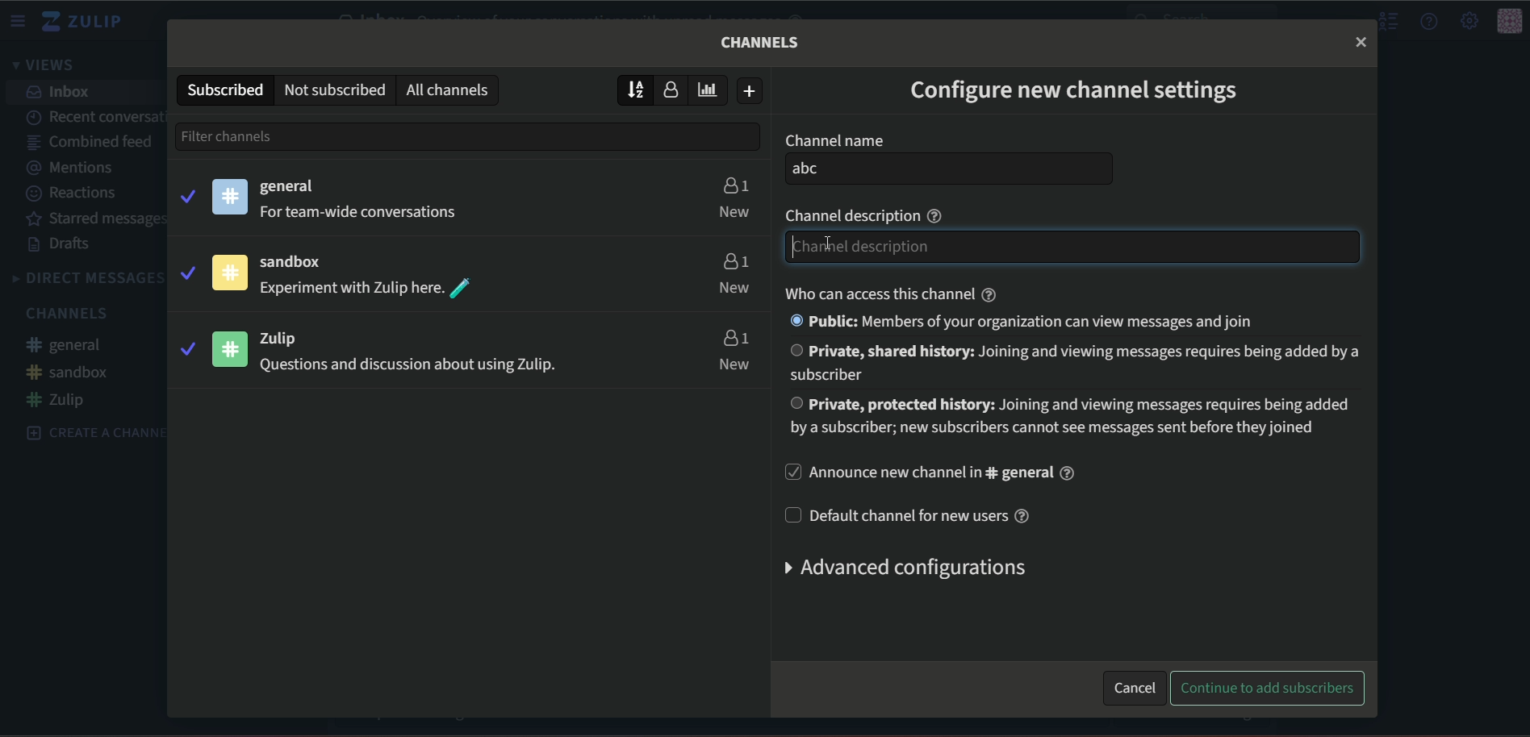  What do you see at coordinates (87, 22) in the screenshot?
I see `zulip logo` at bounding box center [87, 22].